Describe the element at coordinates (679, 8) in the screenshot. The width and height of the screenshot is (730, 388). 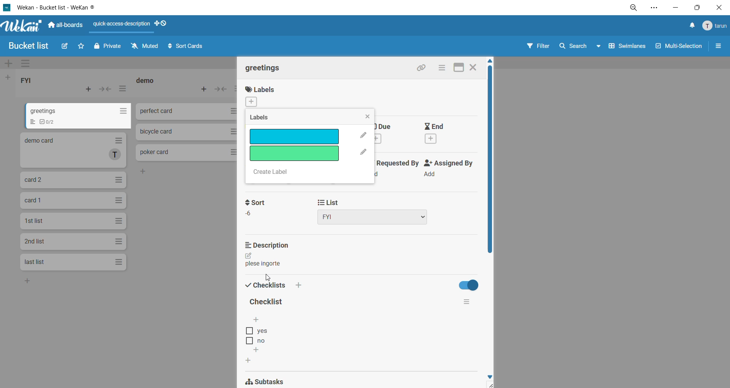
I see `minimize` at that location.